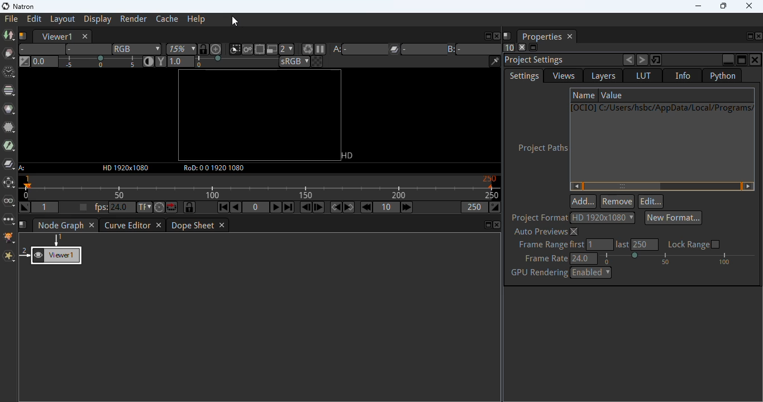 This screenshot has width=763, height=402. Describe the element at coordinates (122, 208) in the screenshot. I see `24` at that location.